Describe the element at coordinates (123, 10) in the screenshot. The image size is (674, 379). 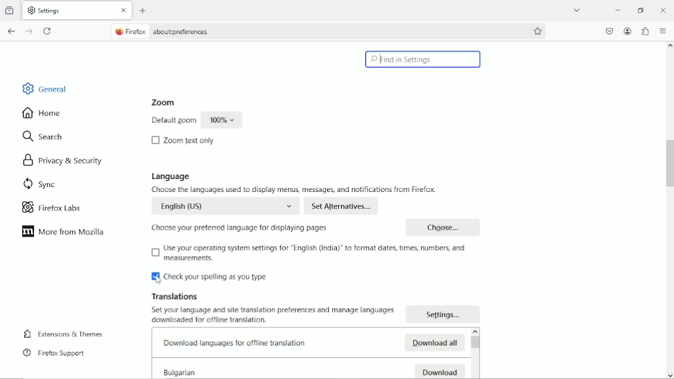
I see `close` at that location.